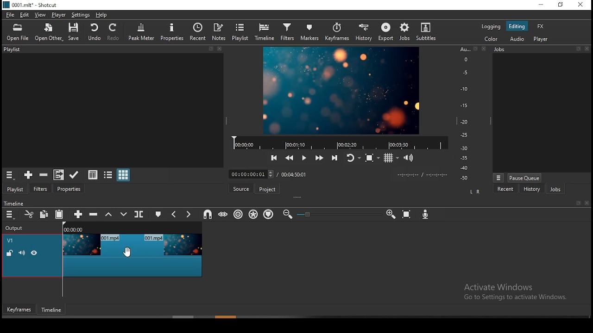 This screenshot has height=333, width=593. What do you see at coordinates (561, 4) in the screenshot?
I see `restore` at bounding box center [561, 4].